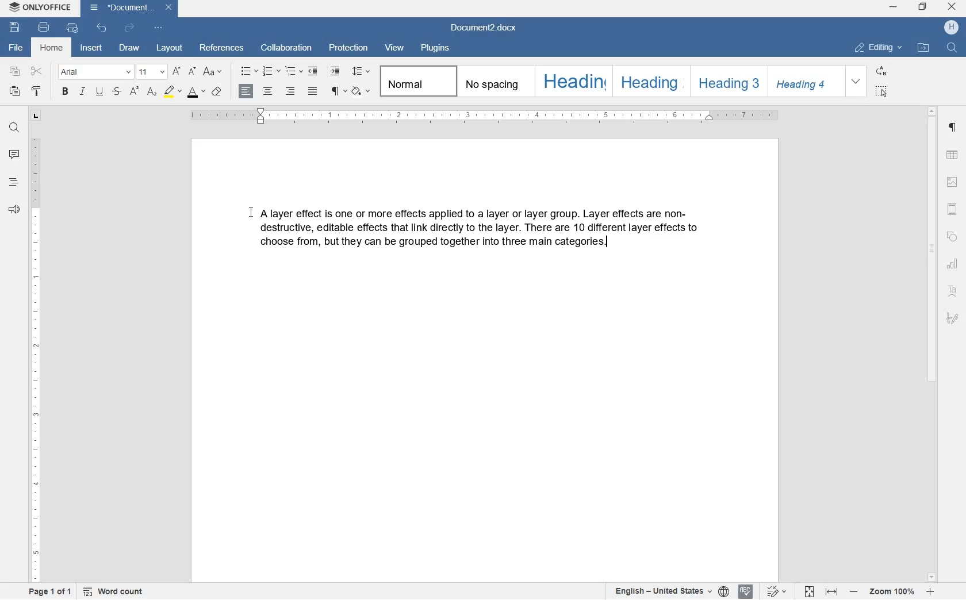 The image size is (966, 600). What do you see at coordinates (152, 93) in the screenshot?
I see `subscript` at bounding box center [152, 93].